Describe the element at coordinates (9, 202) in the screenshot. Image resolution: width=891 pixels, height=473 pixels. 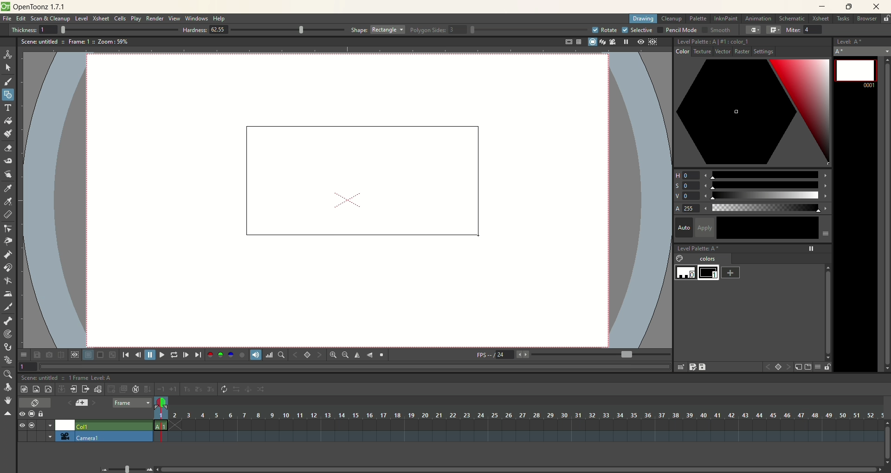
I see `RGB picker` at that location.